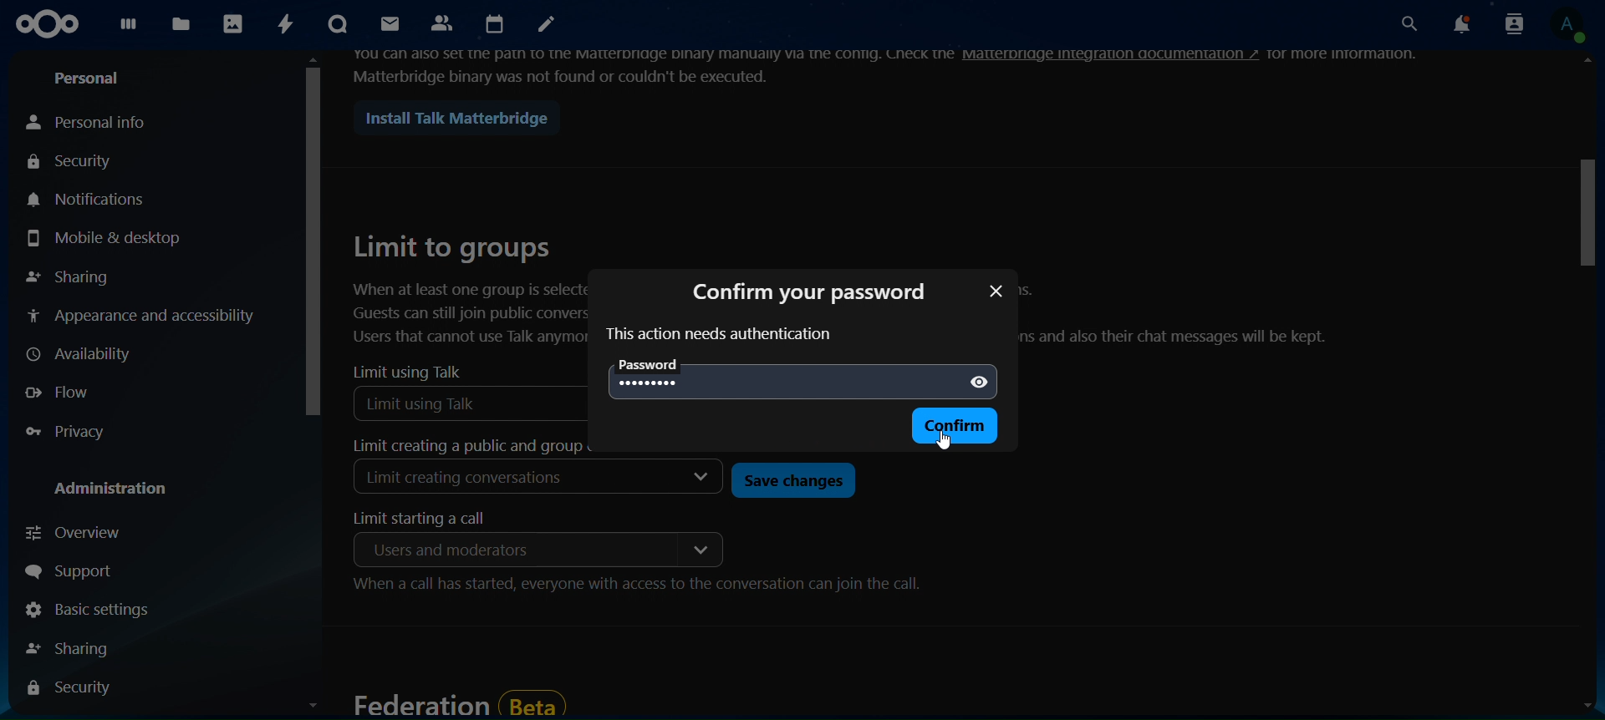 The width and height of the screenshot is (1605, 720). What do you see at coordinates (1405, 25) in the screenshot?
I see `search` at bounding box center [1405, 25].